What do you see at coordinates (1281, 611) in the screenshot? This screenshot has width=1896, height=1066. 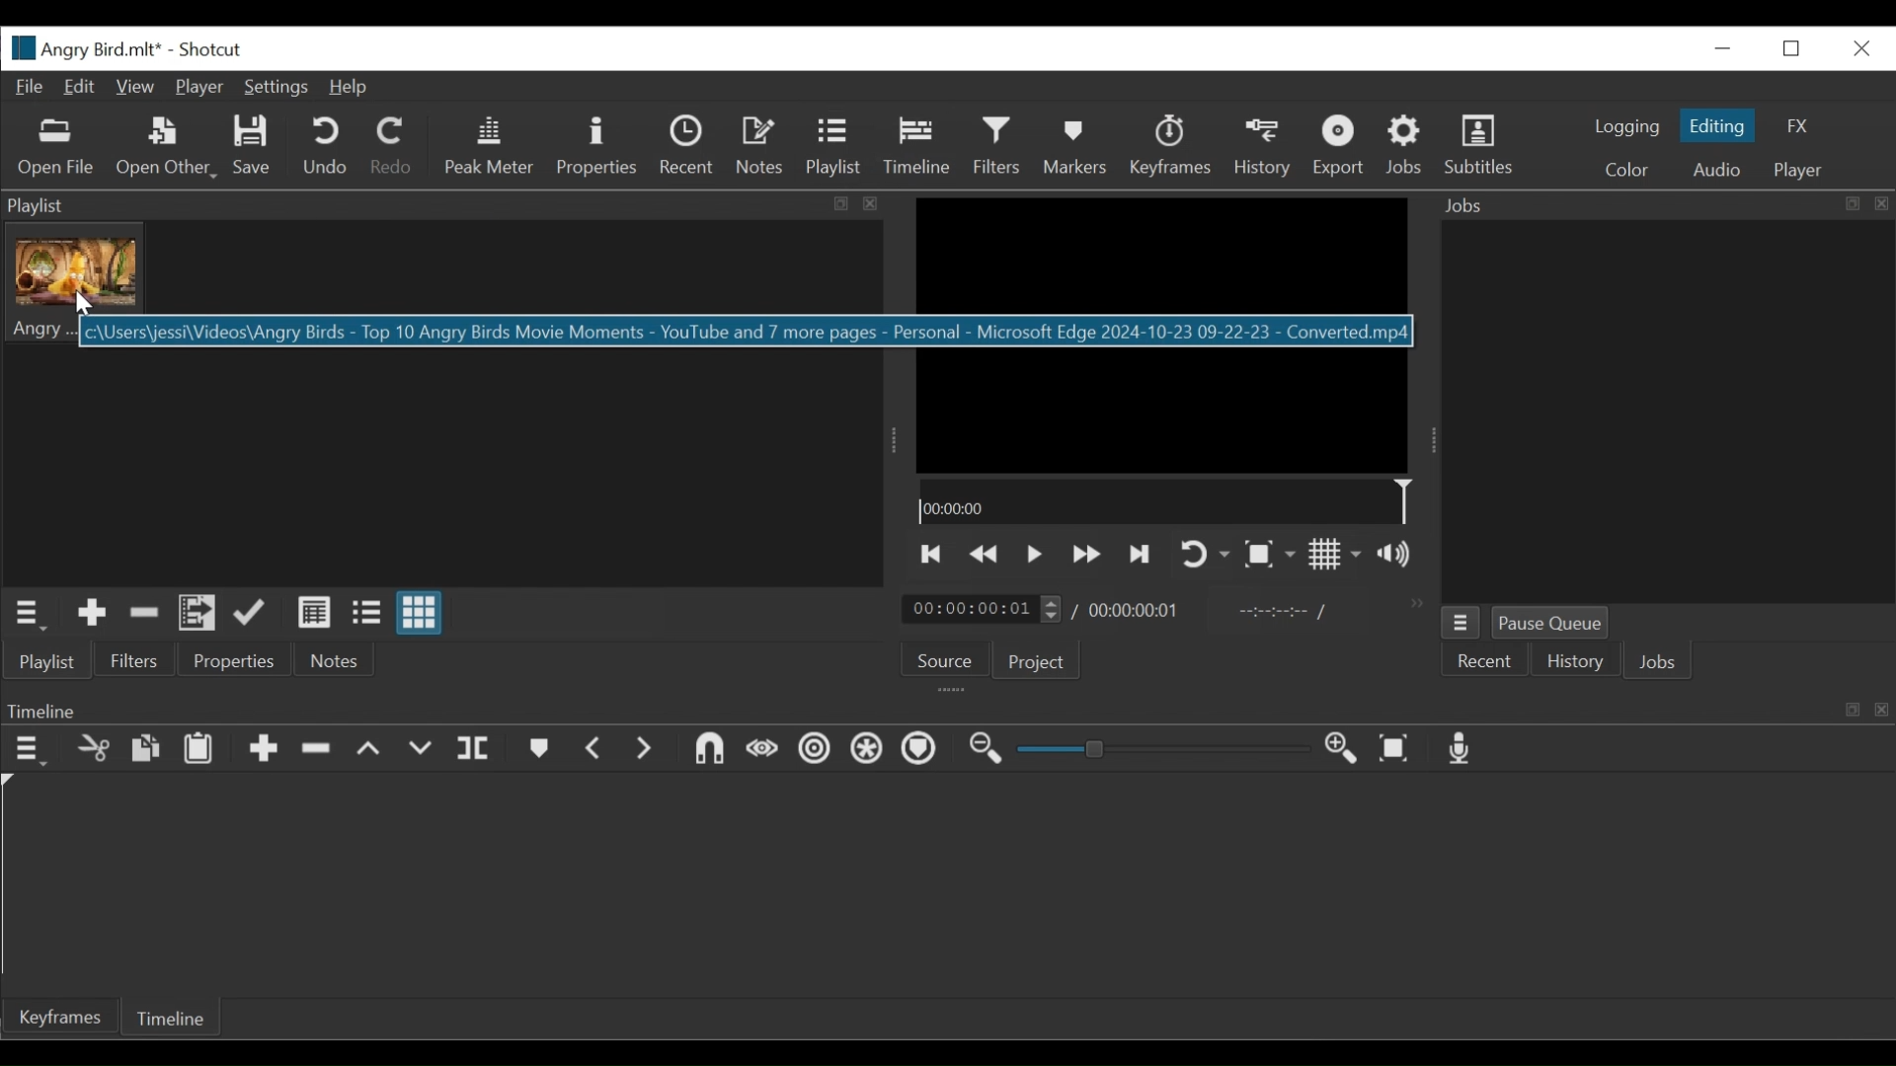 I see `In point` at bounding box center [1281, 611].